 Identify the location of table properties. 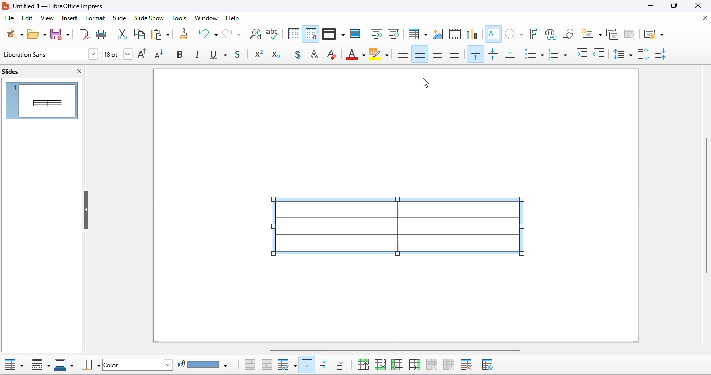
(487, 364).